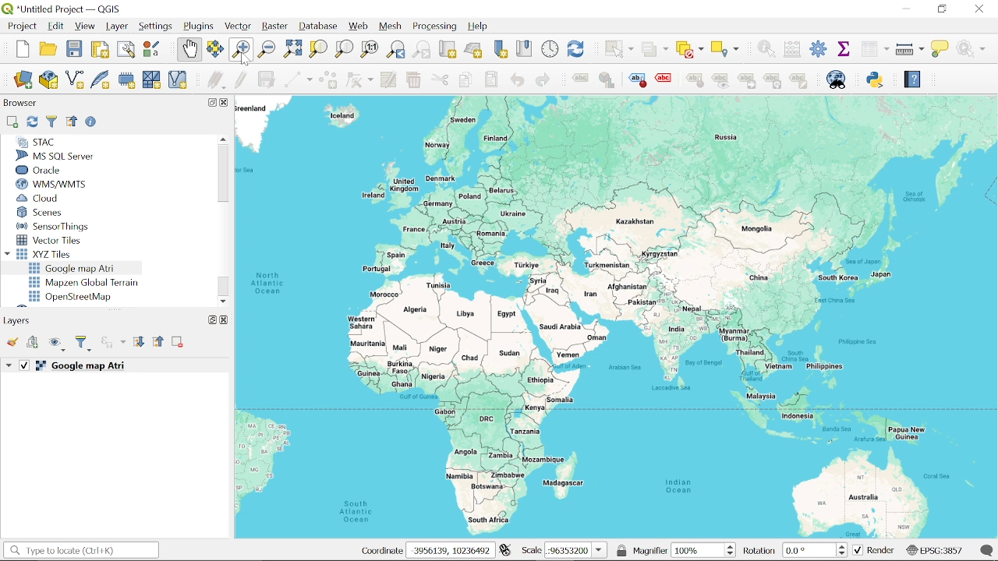 This screenshot has width=998, height=561. What do you see at coordinates (72, 121) in the screenshot?
I see `Collapse all` at bounding box center [72, 121].